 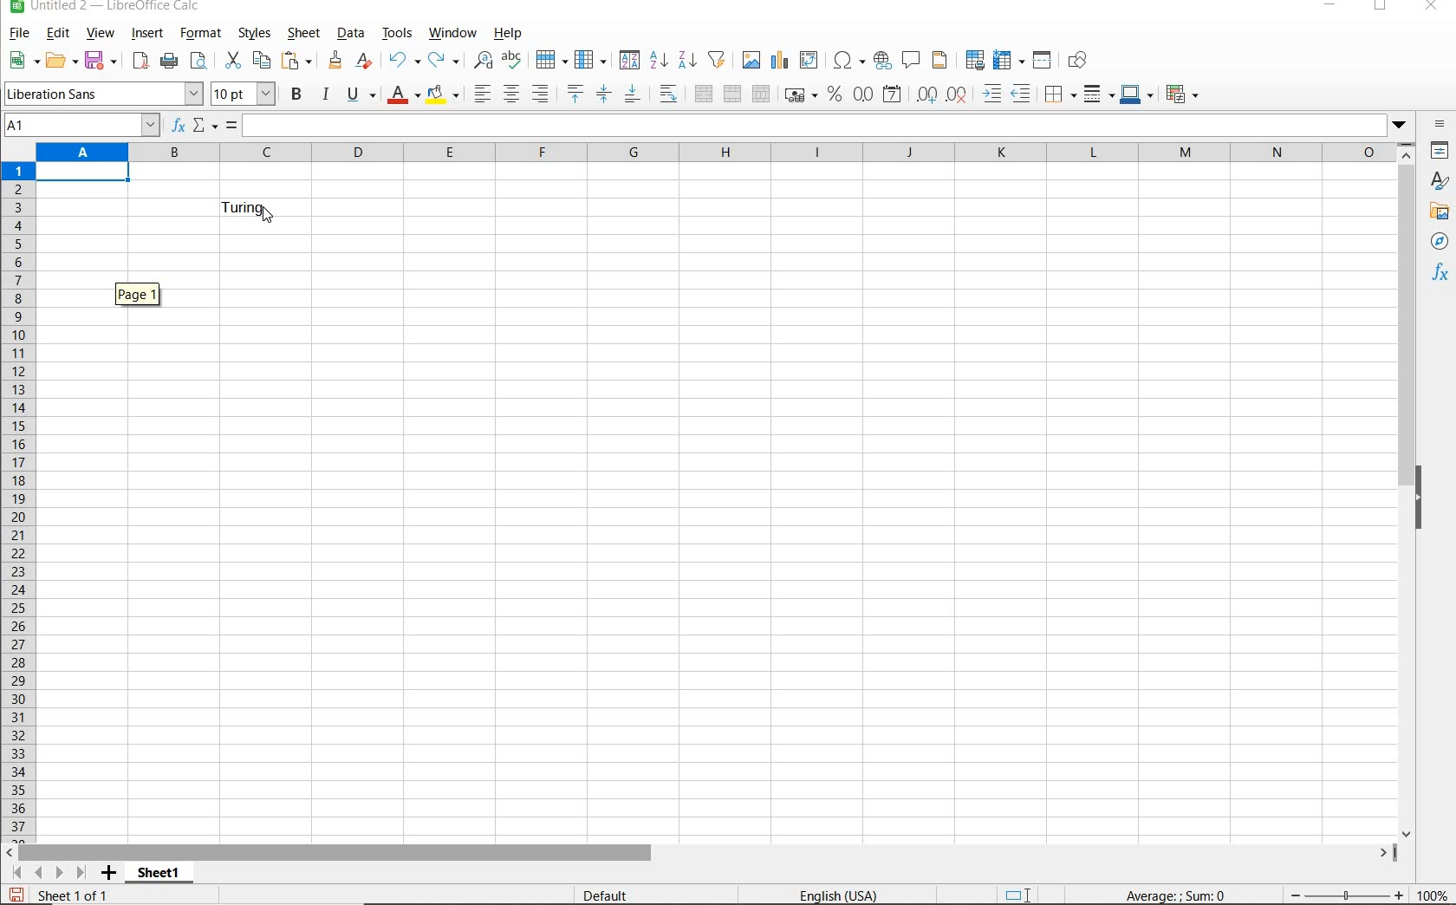 I want to click on SCROLLBAR, so click(x=703, y=852).